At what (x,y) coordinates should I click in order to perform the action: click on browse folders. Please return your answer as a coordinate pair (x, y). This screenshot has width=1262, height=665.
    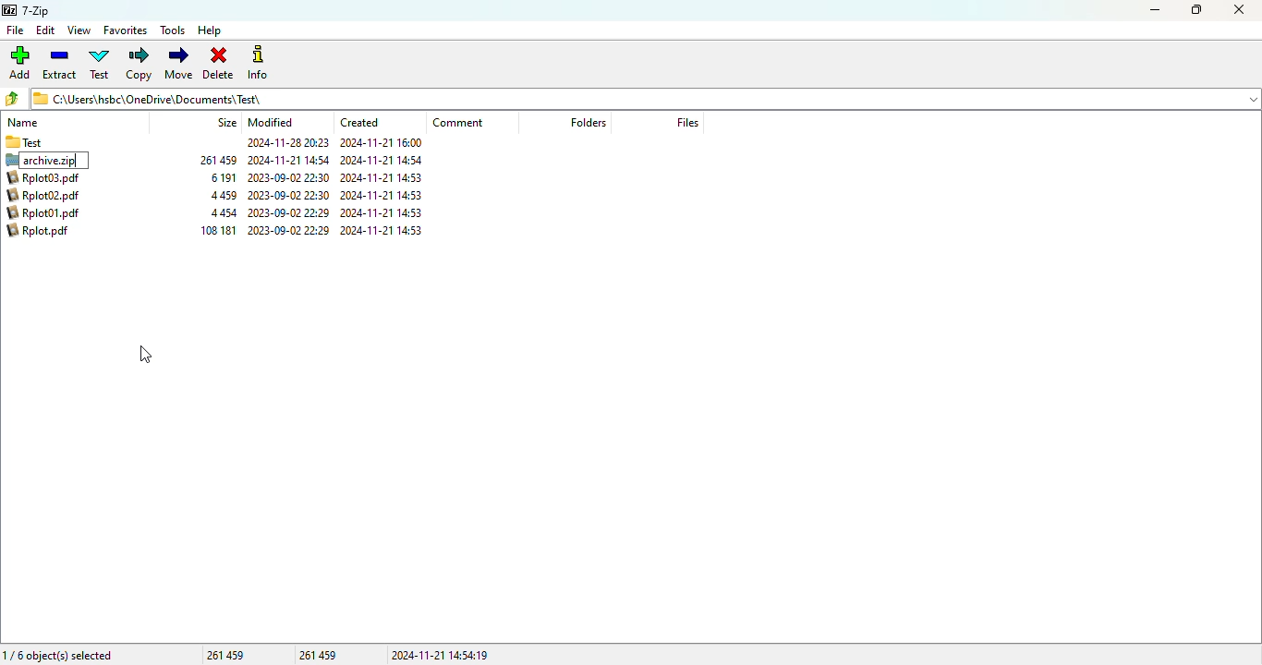
    Looking at the image, I should click on (13, 99).